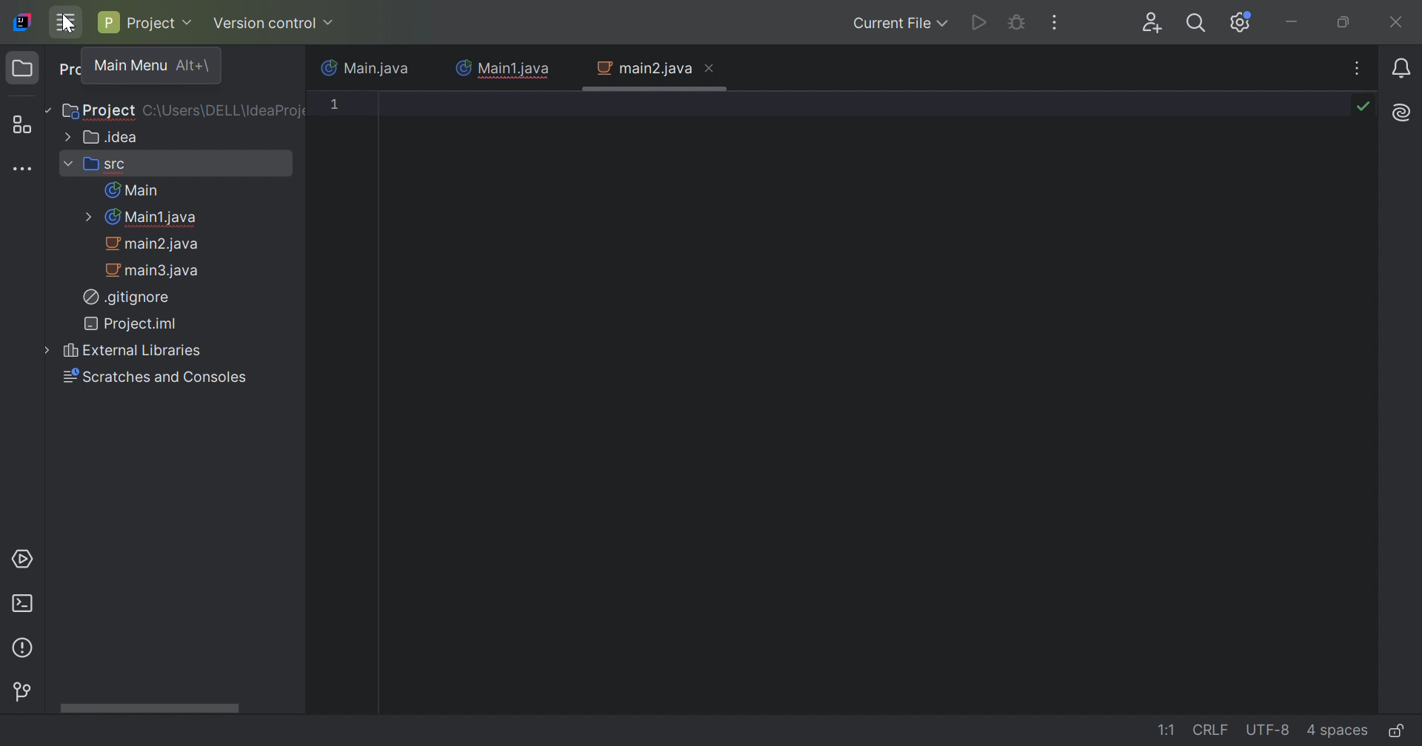  Describe the element at coordinates (25, 693) in the screenshot. I see `Version control` at that location.